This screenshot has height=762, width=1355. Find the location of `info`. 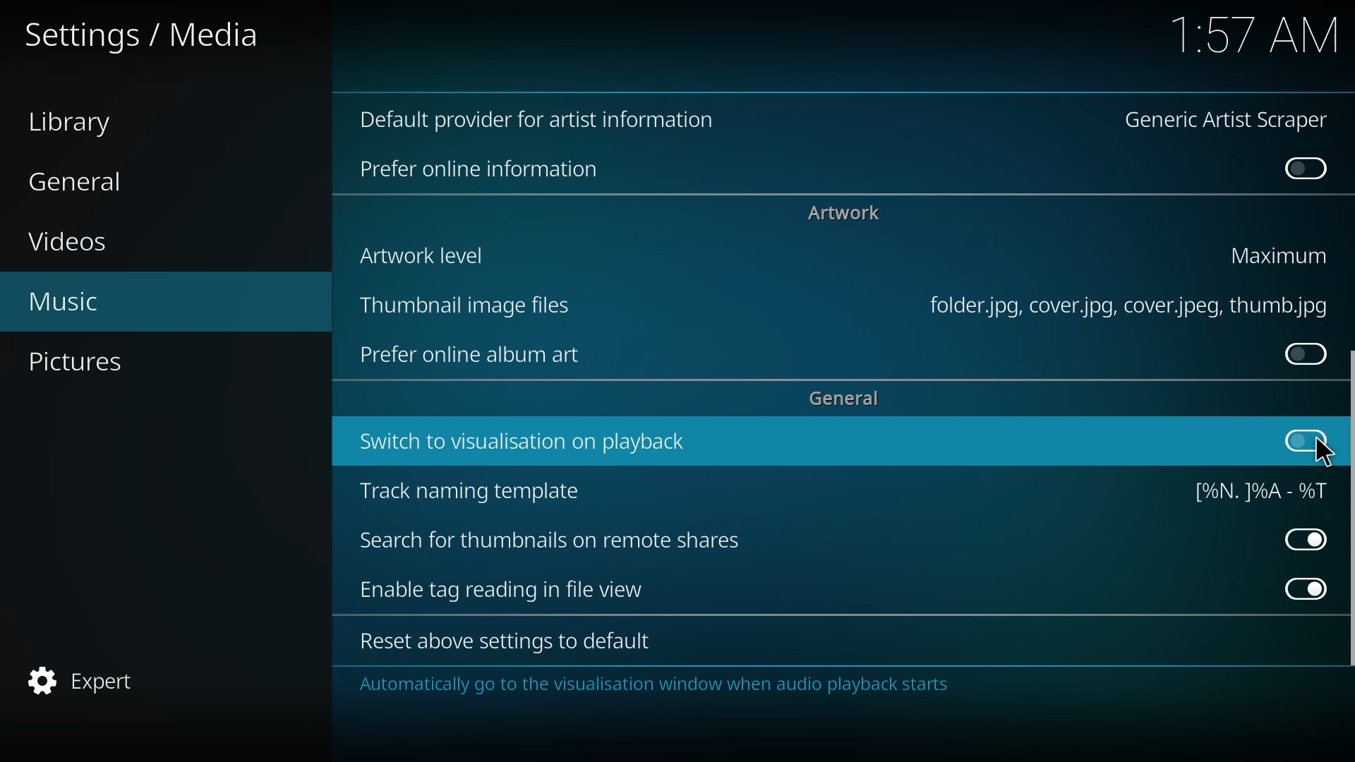

info is located at coordinates (653, 684).